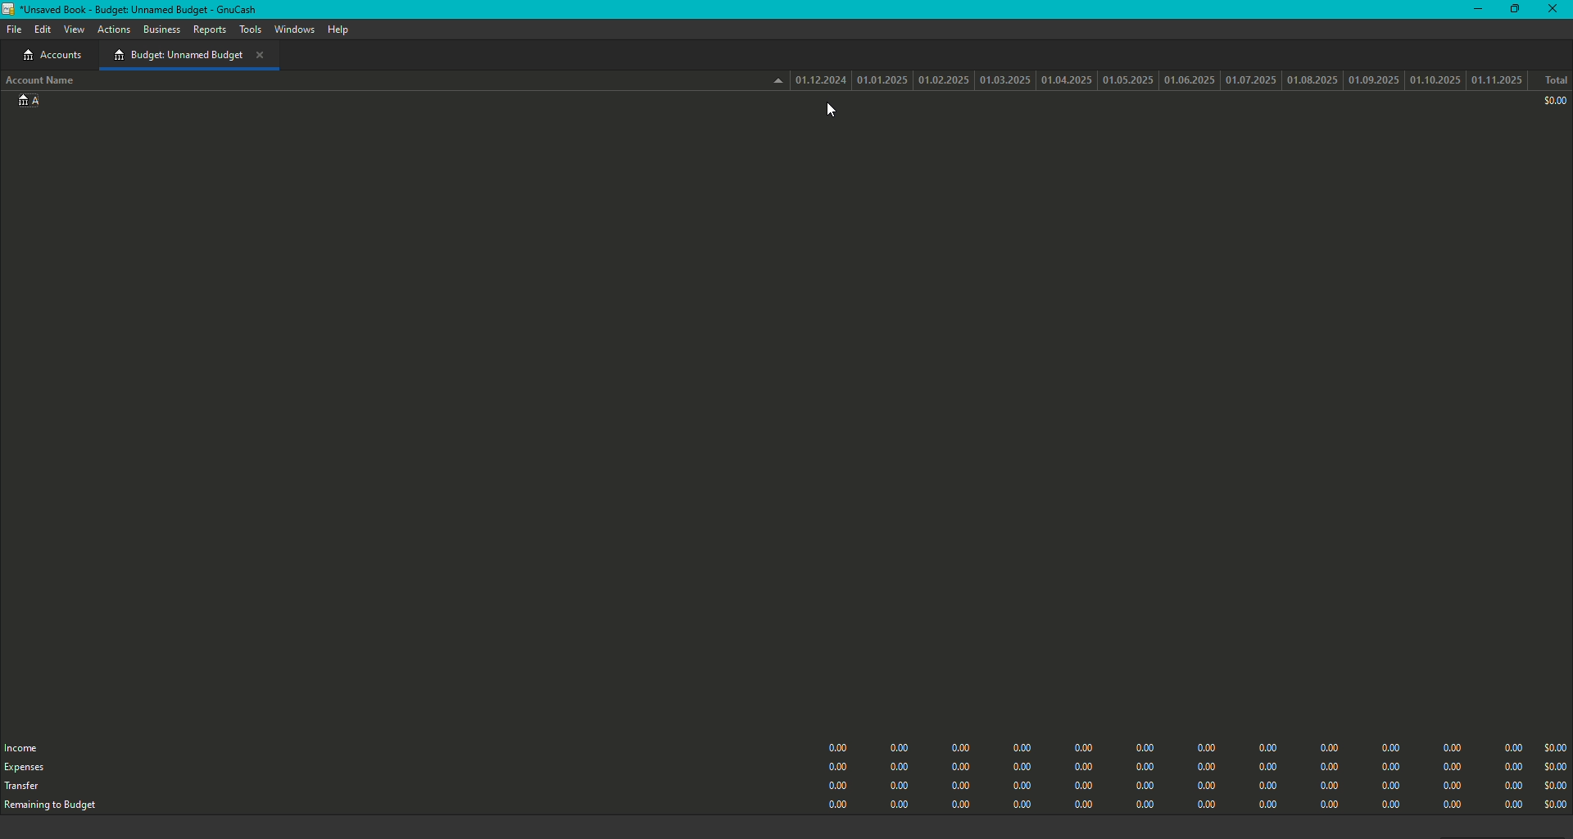 The height and width of the screenshot is (839, 1573). Describe the element at coordinates (250, 29) in the screenshot. I see `Tools` at that location.